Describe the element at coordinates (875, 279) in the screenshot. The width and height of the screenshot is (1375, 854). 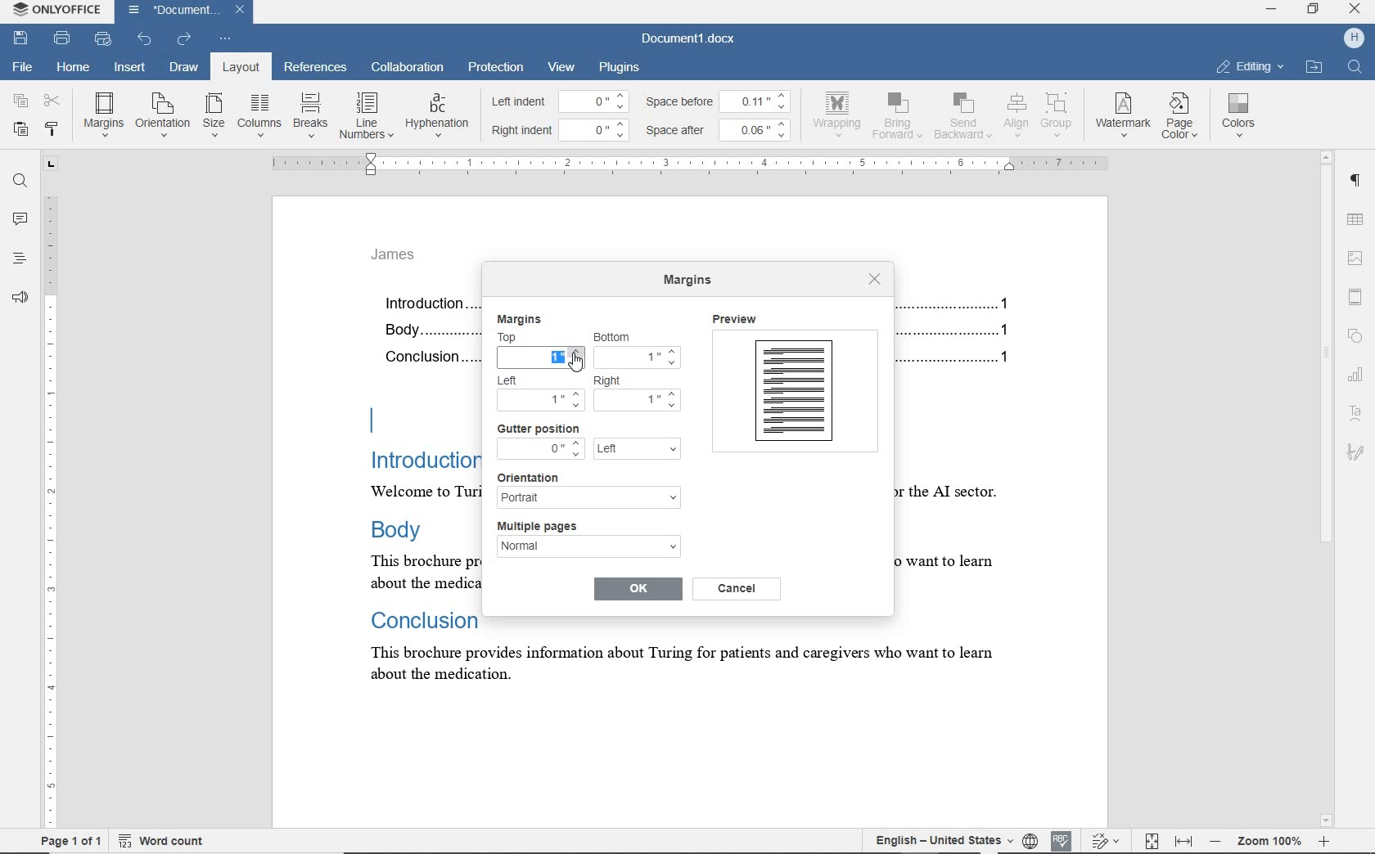
I see `close` at that location.